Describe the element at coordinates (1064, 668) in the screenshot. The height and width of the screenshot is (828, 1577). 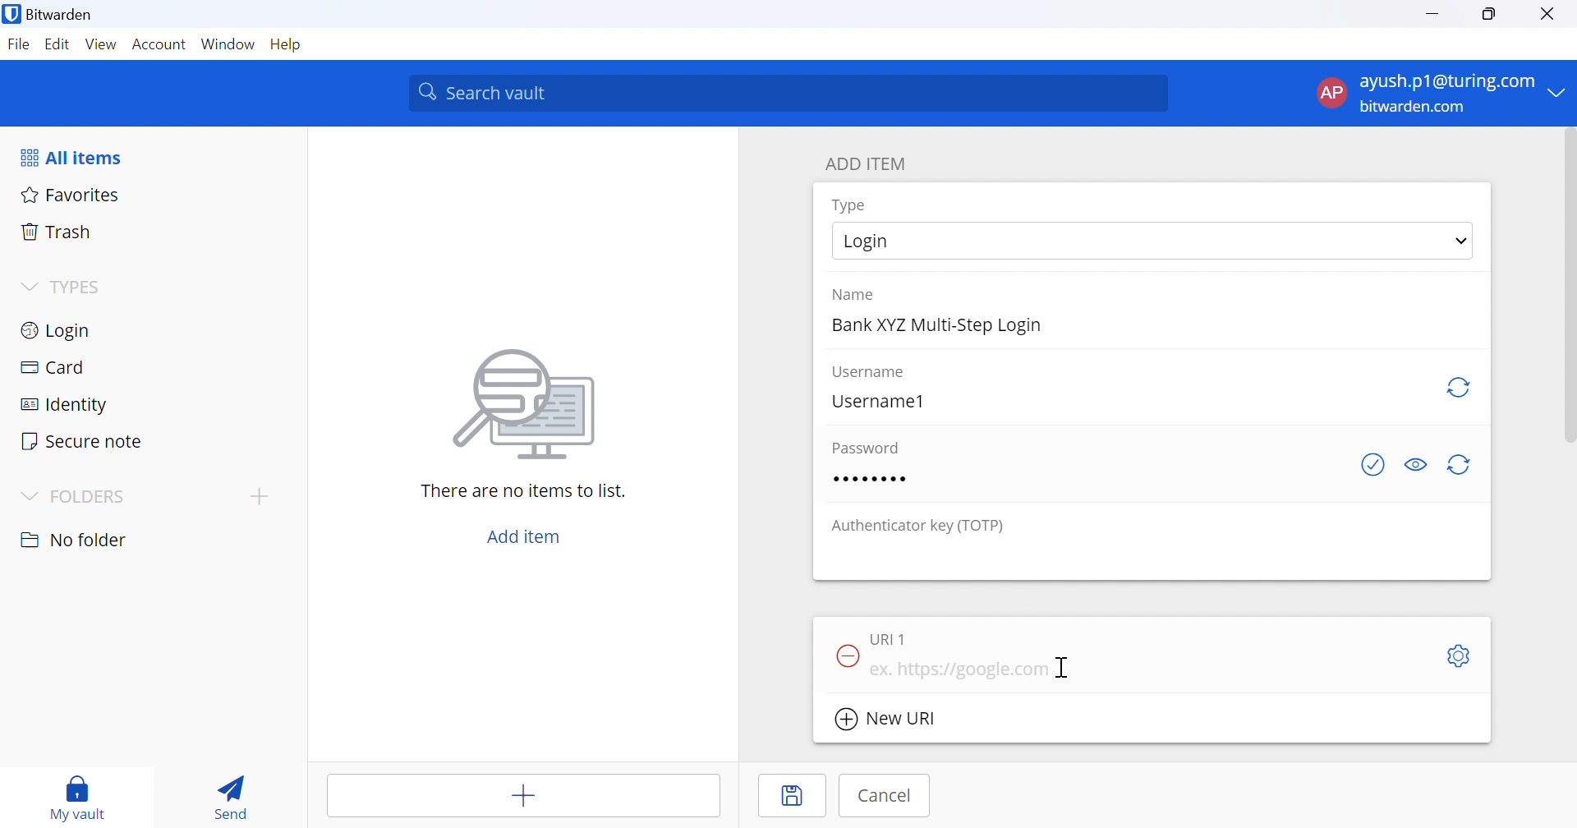
I see `Cursor` at that location.